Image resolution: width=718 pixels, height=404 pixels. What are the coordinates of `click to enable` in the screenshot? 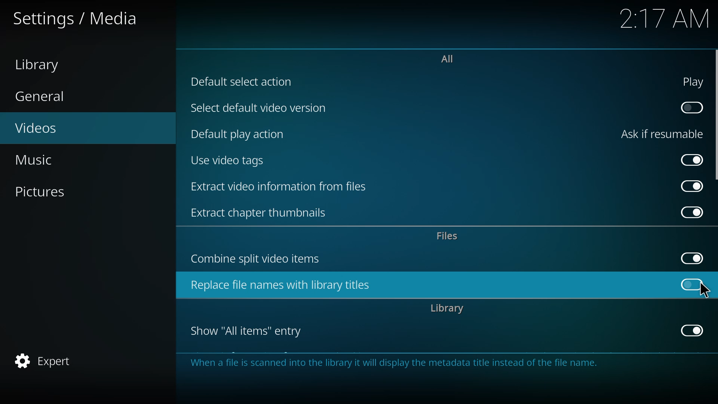 It's located at (689, 108).